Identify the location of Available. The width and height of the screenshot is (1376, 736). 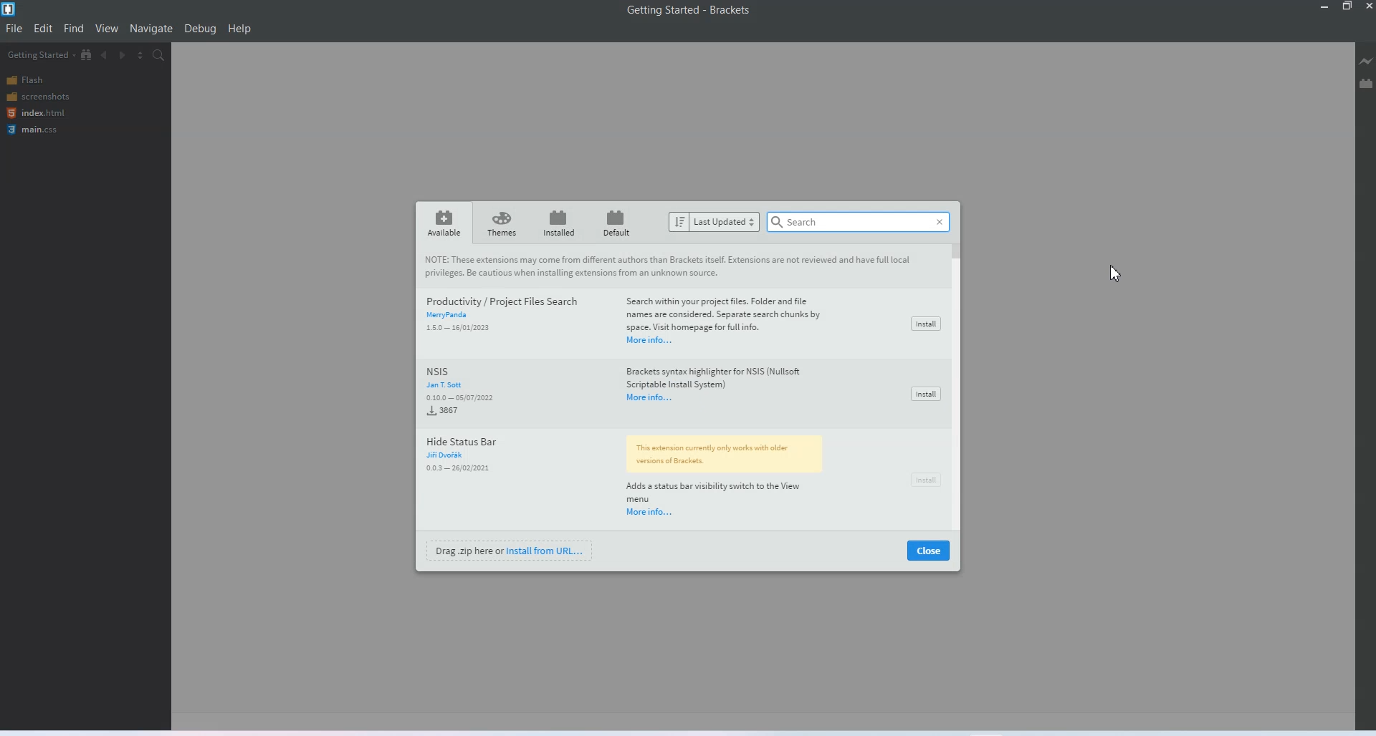
(444, 222).